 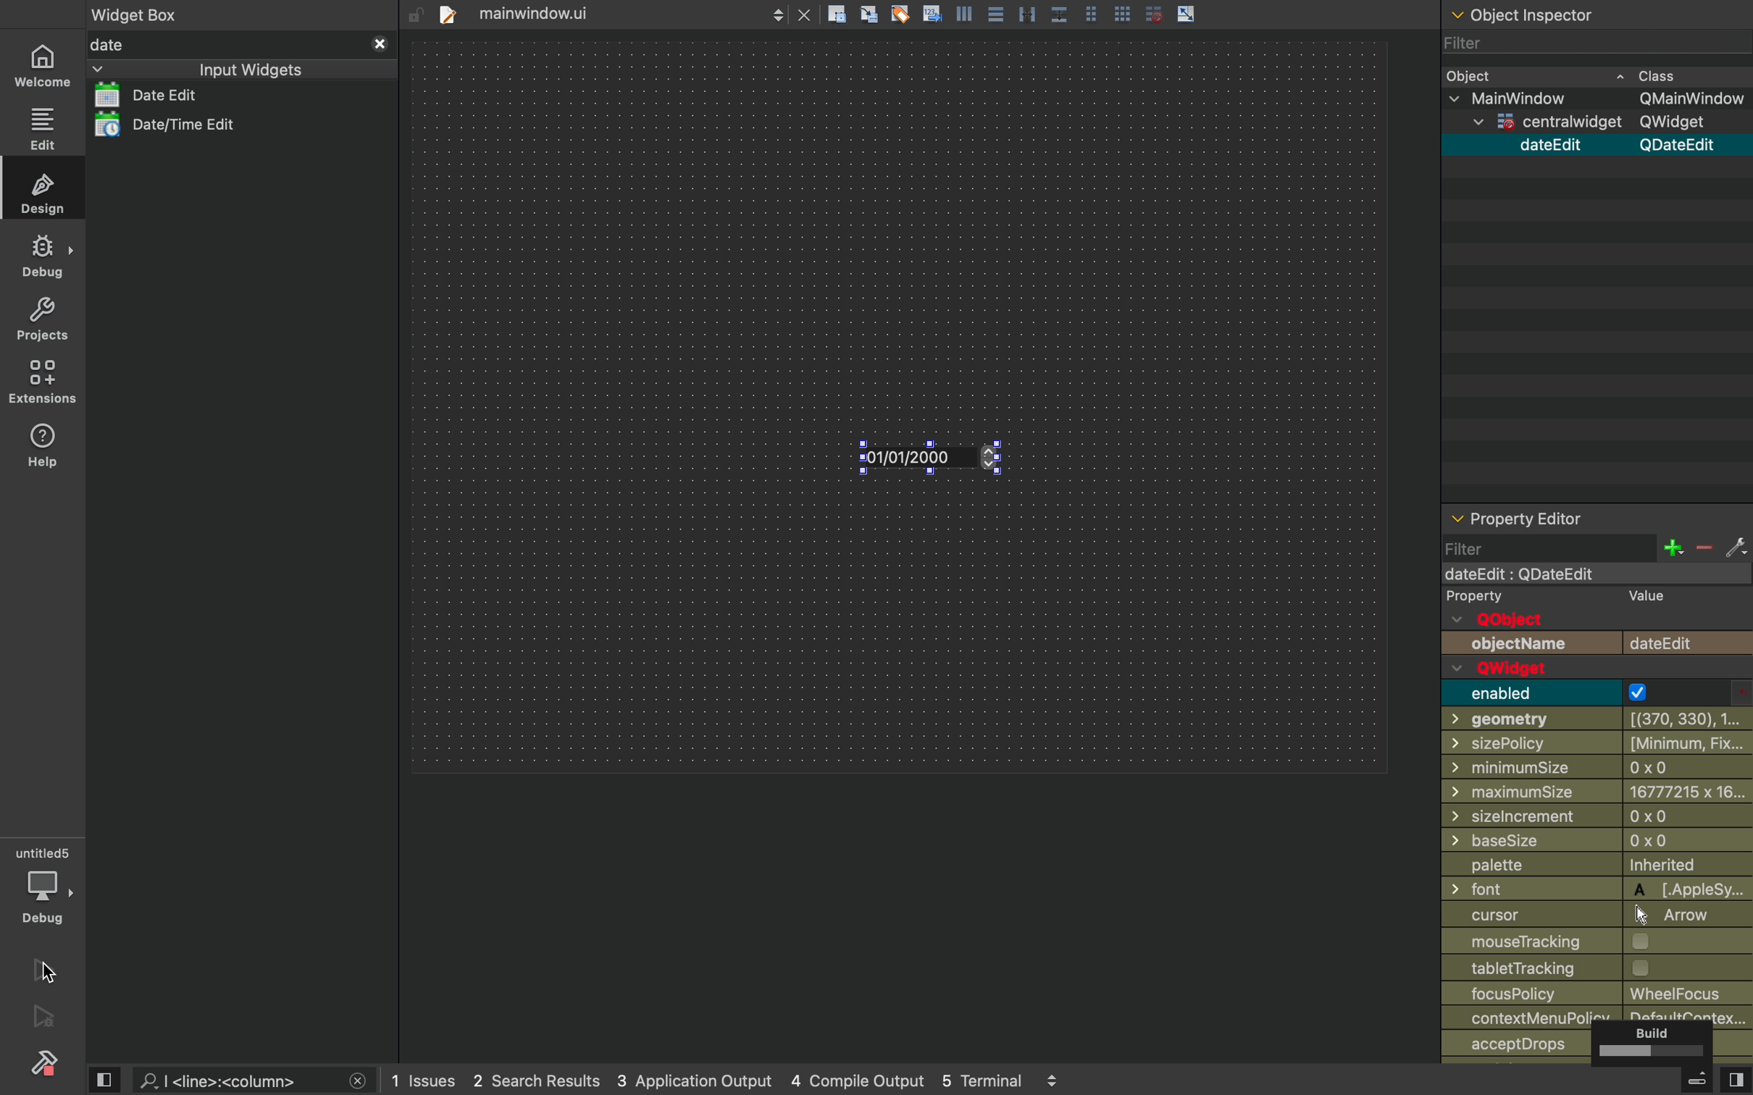 I want to click on filter, so click(x=1547, y=547).